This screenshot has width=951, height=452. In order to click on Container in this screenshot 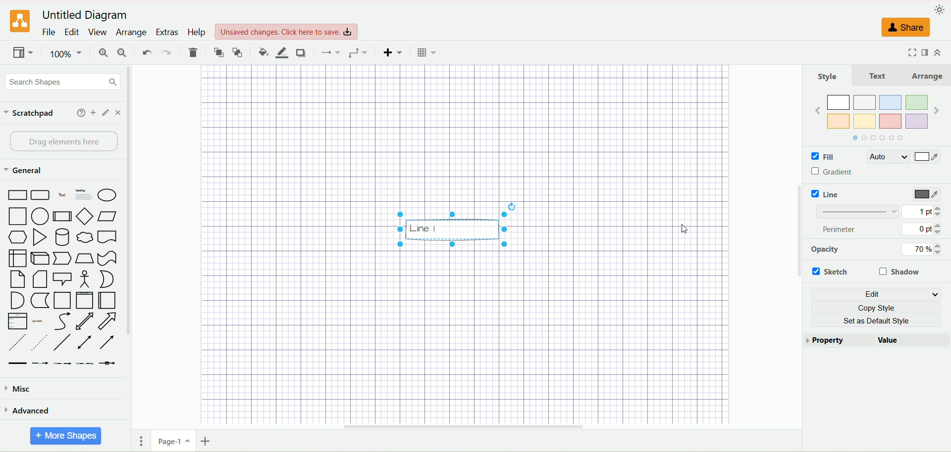, I will do `click(62, 301)`.